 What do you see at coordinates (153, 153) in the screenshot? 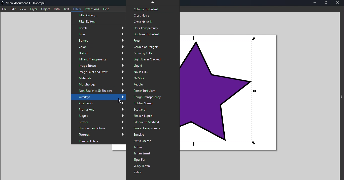
I see `Tartan smart` at bounding box center [153, 153].